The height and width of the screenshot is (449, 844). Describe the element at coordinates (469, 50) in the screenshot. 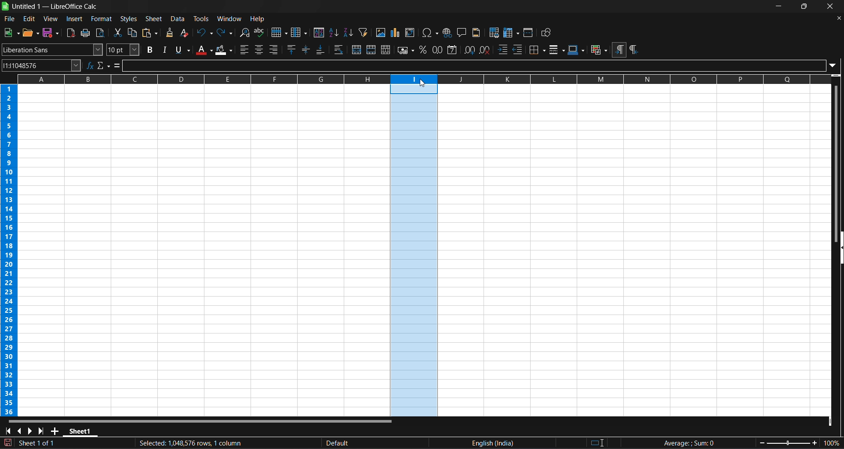

I see `add decimal place` at that location.